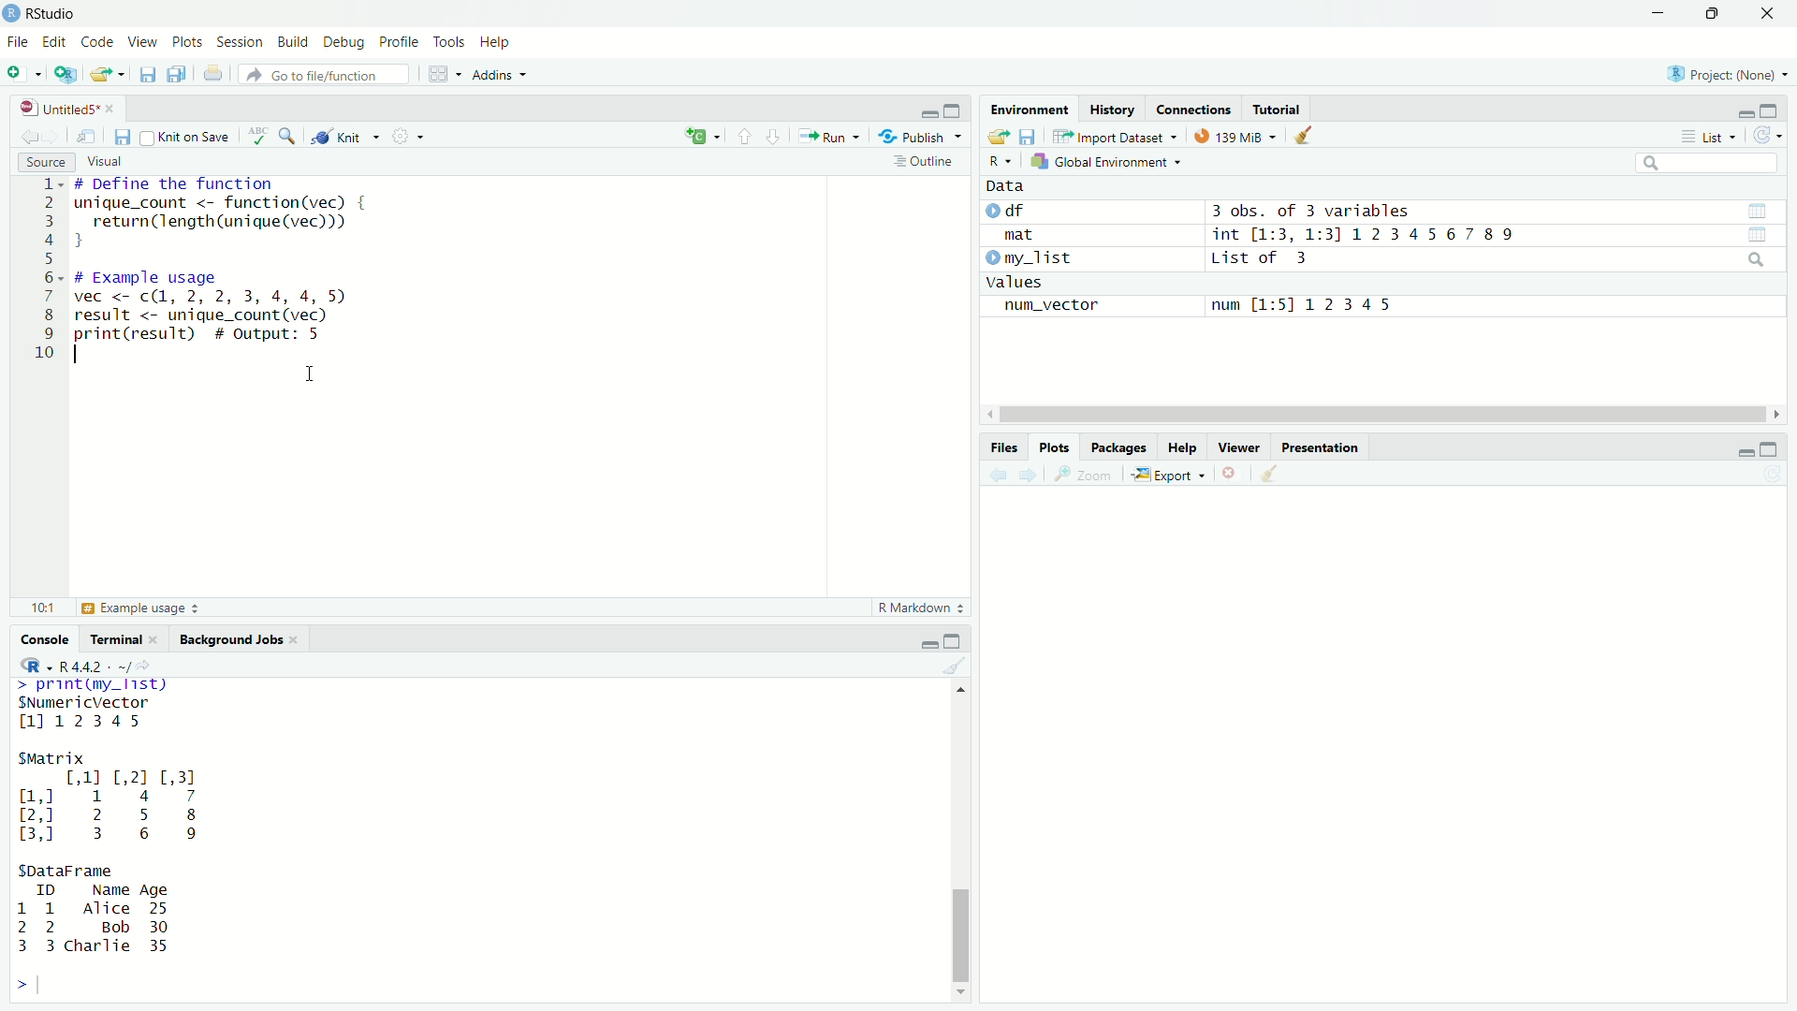  Describe the element at coordinates (189, 137) in the screenshot. I see `knit on save` at that location.